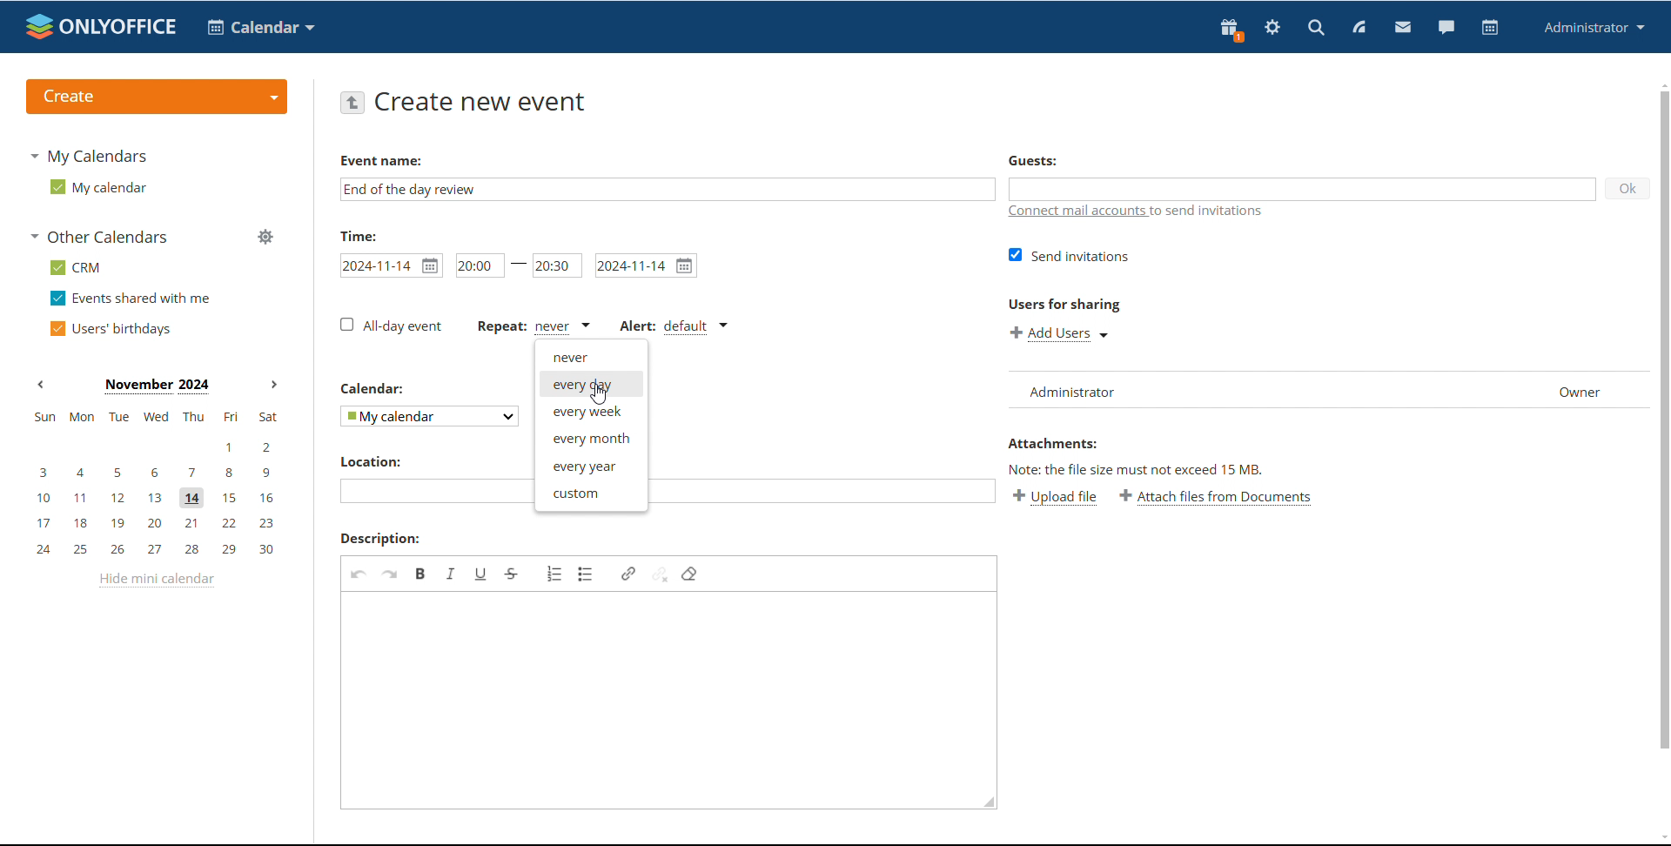 The width and height of the screenshot is (1671, 846). What do you see at coordinates (374, 388) in the screenshot?
I see `calendar` at bounding box center [374, 388].